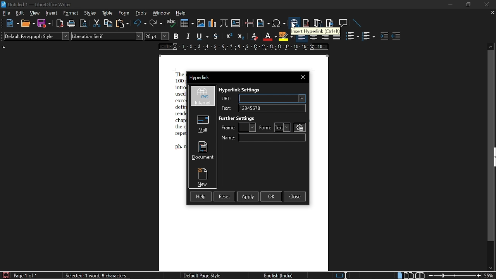  What do you see at coordinates (35, 14) in the screenshot?
I see `view` at bounding box center [35, 14].